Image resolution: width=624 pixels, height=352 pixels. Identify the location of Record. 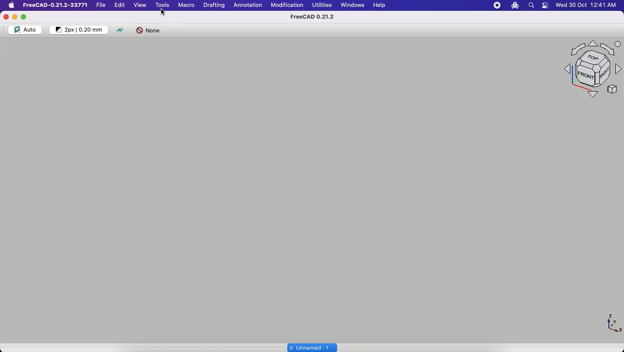
(496, 6).